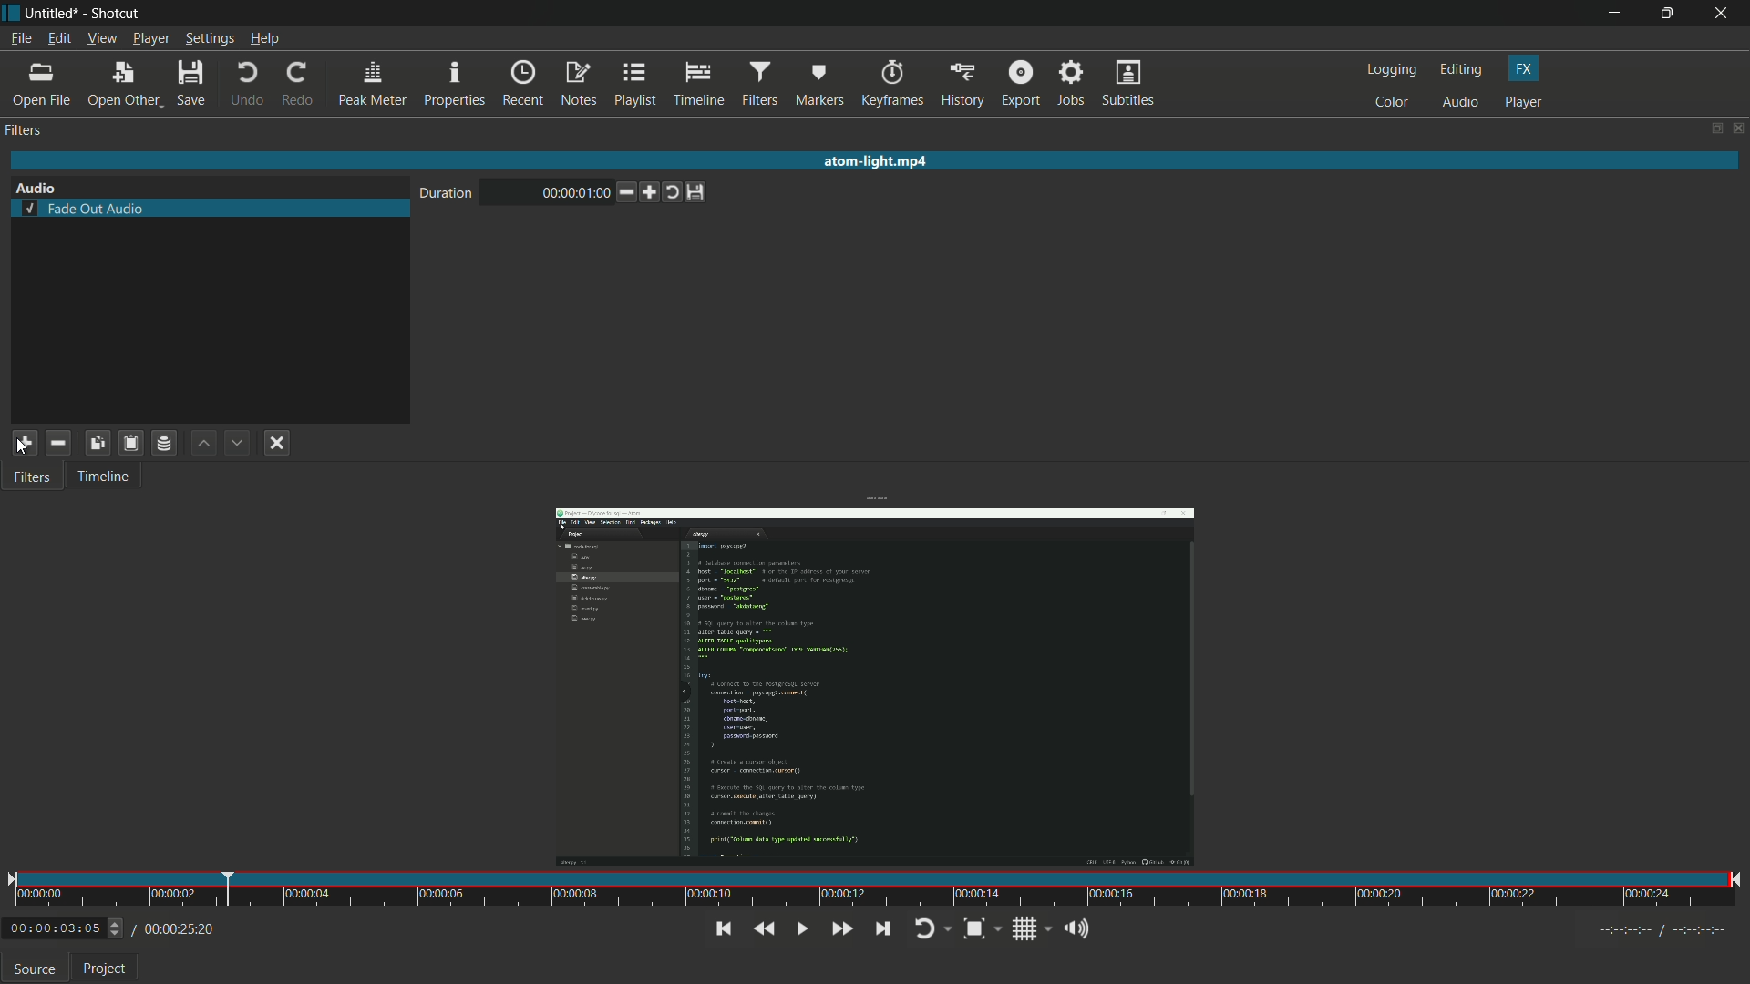  Describe the element at coordinates (45, 85) in the screenshot. I see `open file` at that location.